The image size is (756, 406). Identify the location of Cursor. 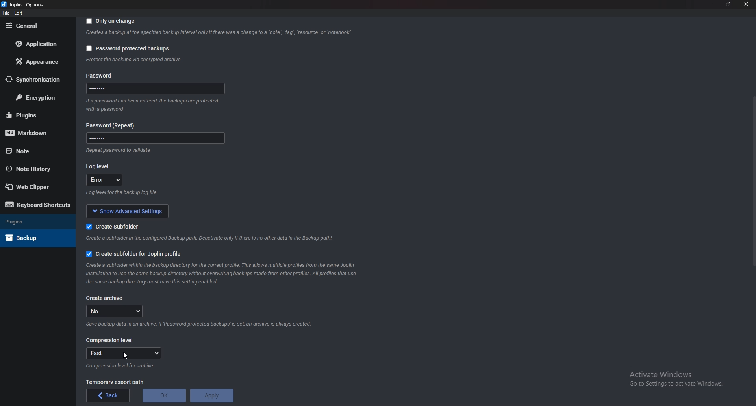
(125, 356).